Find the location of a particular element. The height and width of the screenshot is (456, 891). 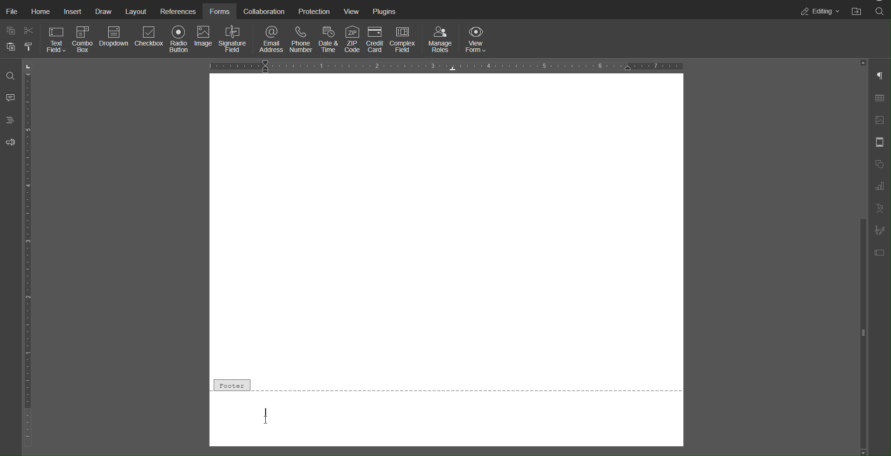

Text Field Settings is located at coordinates (880, 252).